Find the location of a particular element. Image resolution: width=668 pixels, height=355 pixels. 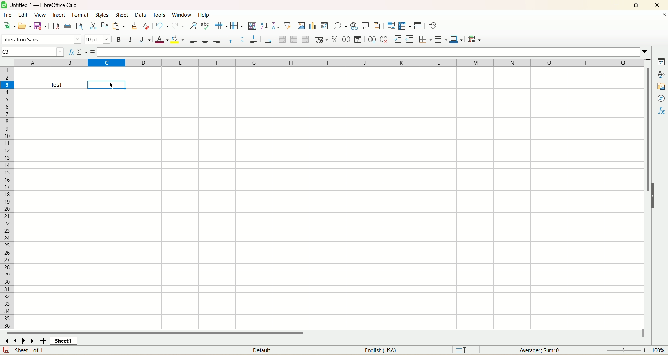

Default is located at coordinates (291, 350).